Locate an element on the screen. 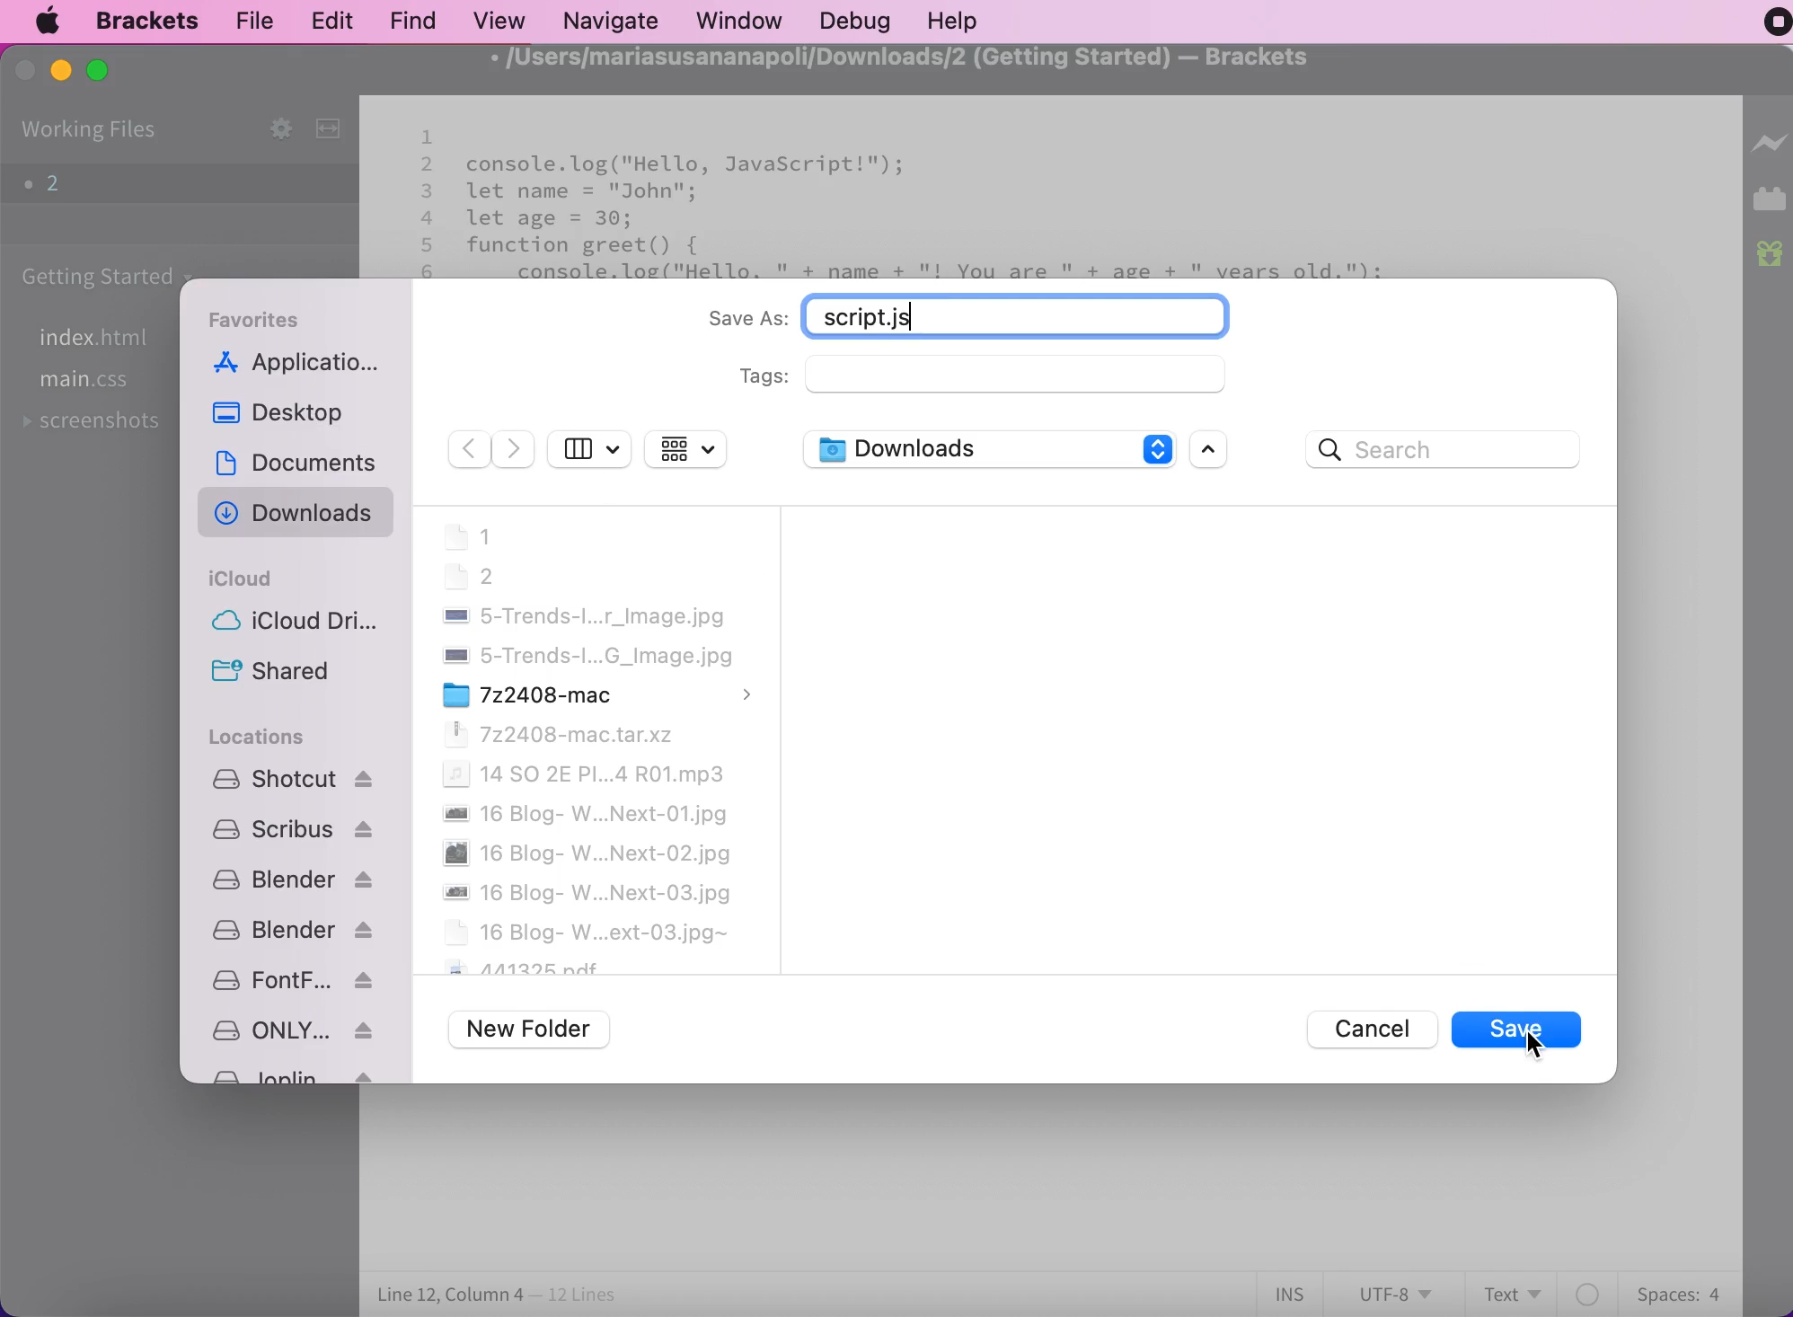  shared is located at coordinates (291, 674).